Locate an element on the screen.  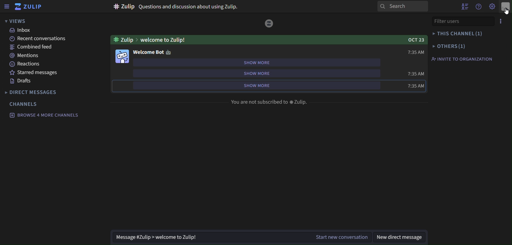
get help is located at coordinates (480, 6).